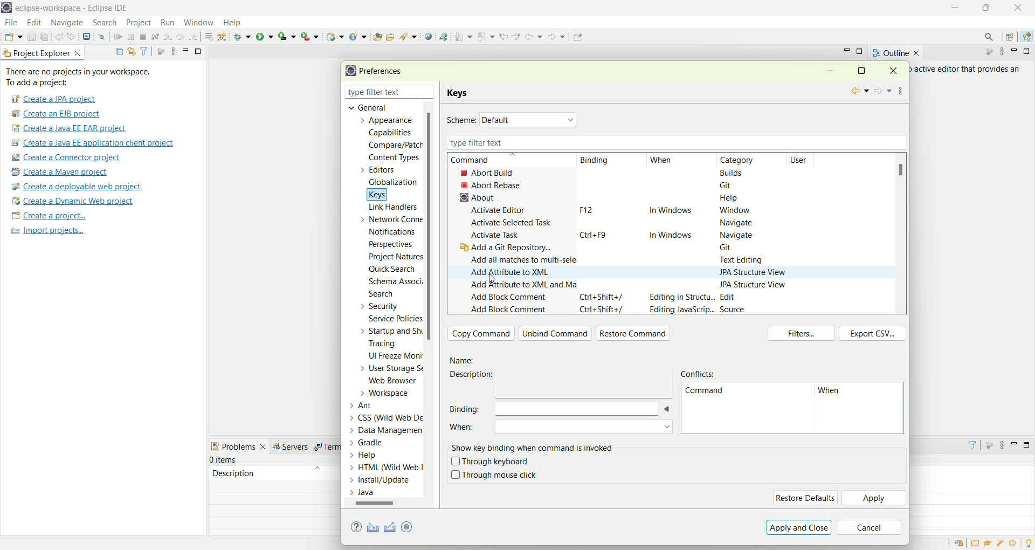 The width and height of the screenshot is (1035, 550). What do you see at coordinates (389, 244) in the screenshot?
I see `perspectives` at bounding box center [389, 244].